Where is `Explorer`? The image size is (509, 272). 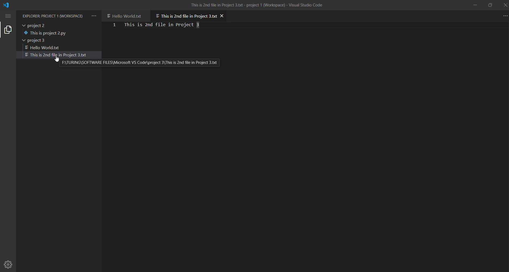 Explorer is located at coordinates (53, 16).